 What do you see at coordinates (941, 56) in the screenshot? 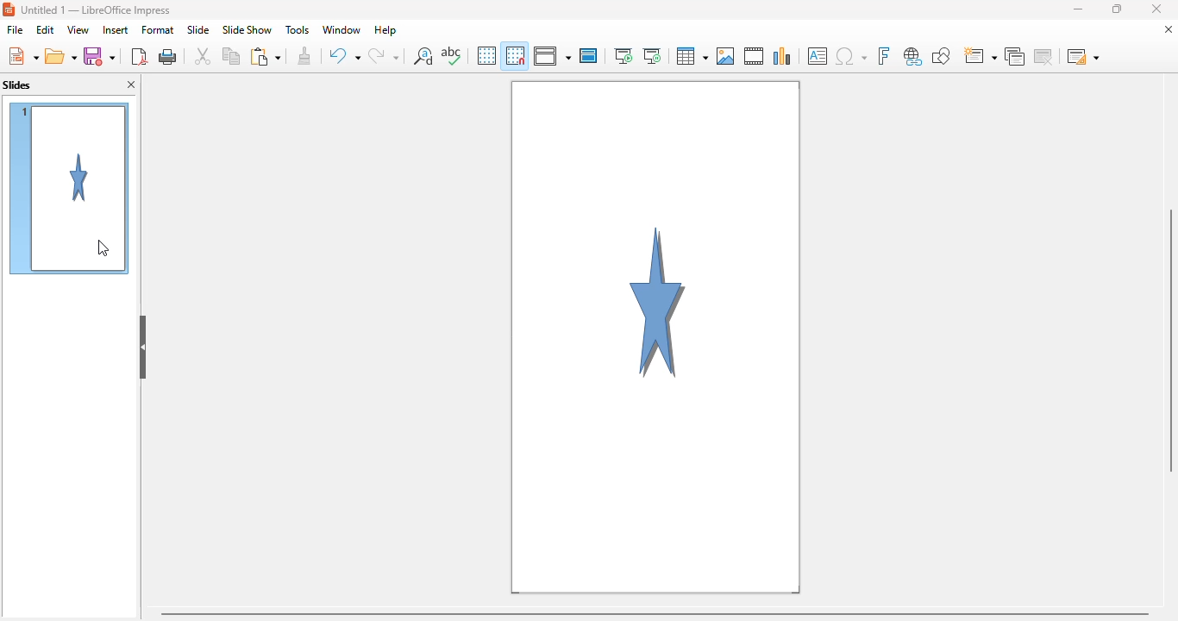
I see `show draw functions` at bounding box center [941, 56].